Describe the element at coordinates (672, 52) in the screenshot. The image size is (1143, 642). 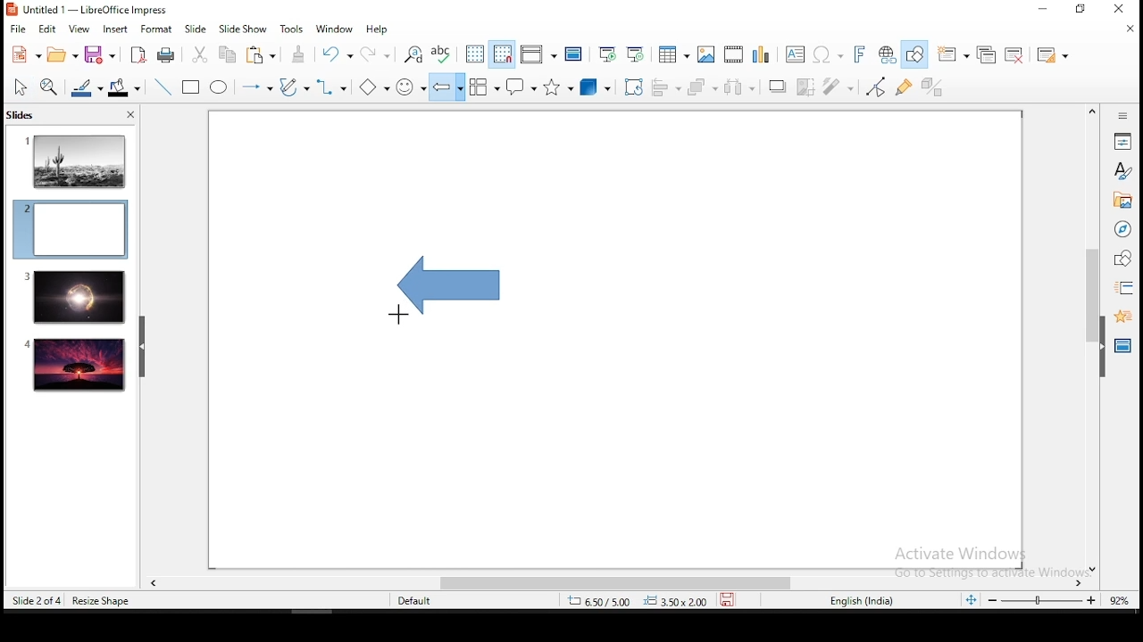
I see `tables` at that location.